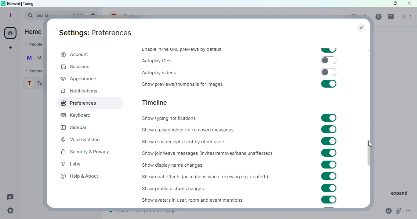 The height and width of the screenshot is (219, 417). What do you see at coordinates (157, 61) in the screenshot?
I see `Autoplay GIFs` at bounding box center [157, 61].